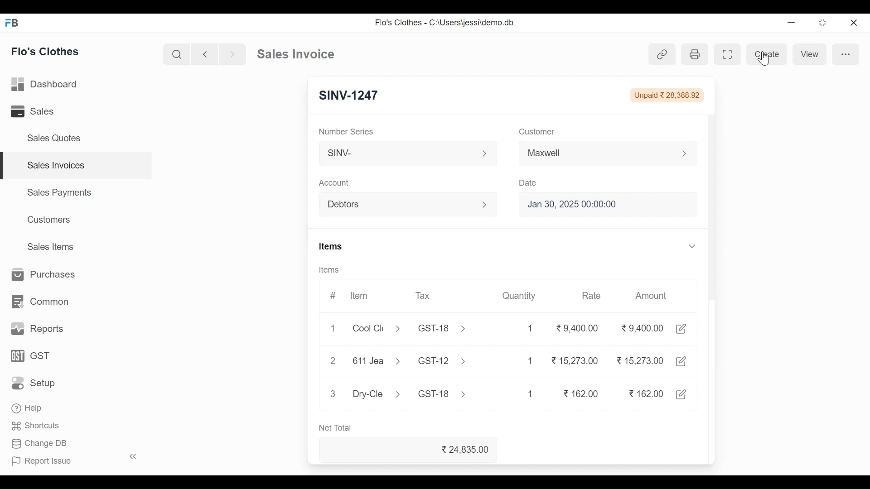  What do you see at coordinates (537, 133) in the screenshot?
I see `Customer` at bounding box center [537, 133].